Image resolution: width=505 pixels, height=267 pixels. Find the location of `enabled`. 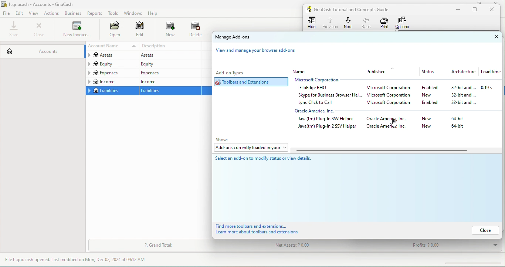

enabled is located at coordinates (430, 88).